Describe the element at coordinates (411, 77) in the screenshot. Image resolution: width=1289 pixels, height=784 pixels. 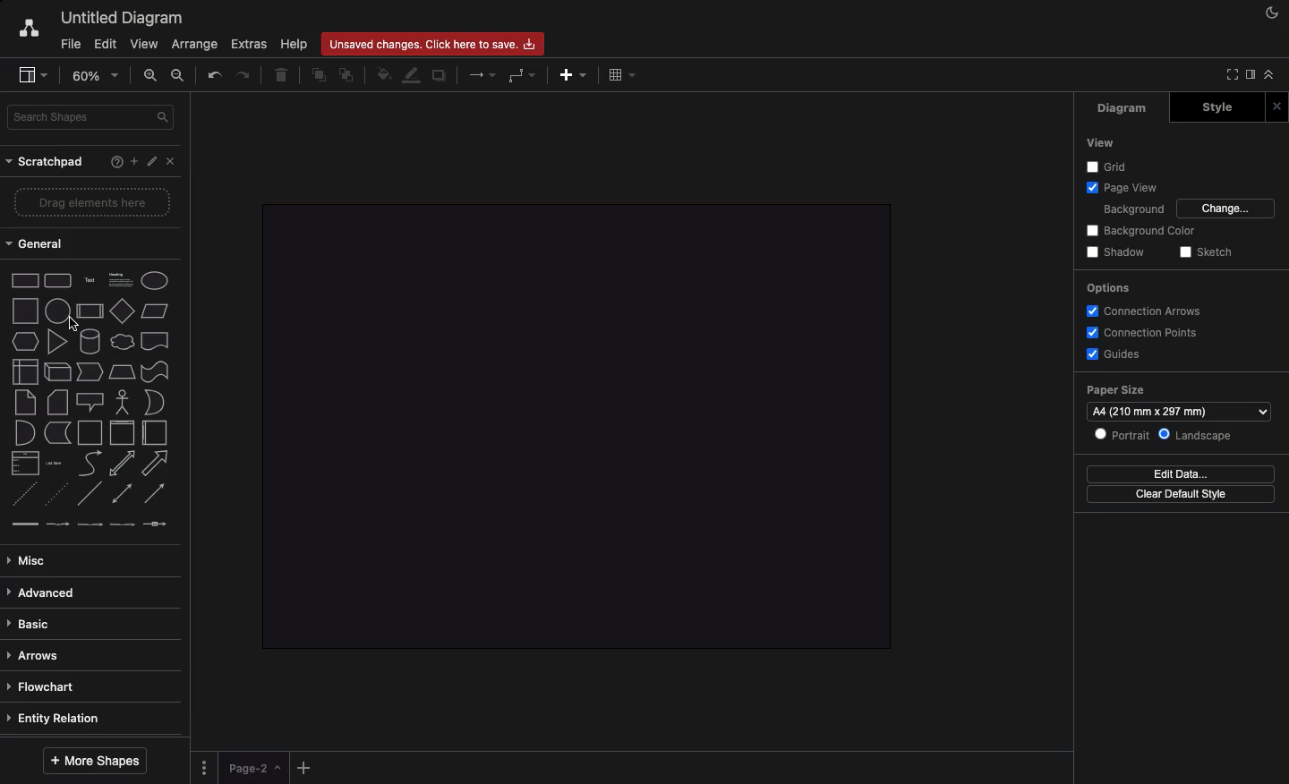
I see `Line color` at that location.